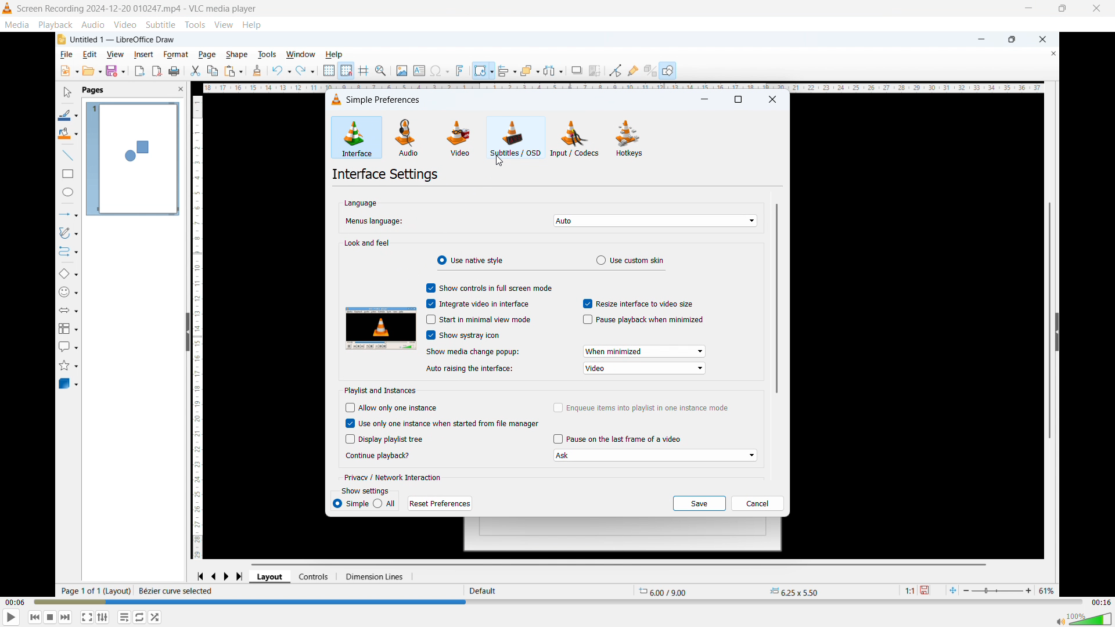  Describe the element at coordinates (1081, 619) in the screenshot. I see `Sound bar ` at that location.